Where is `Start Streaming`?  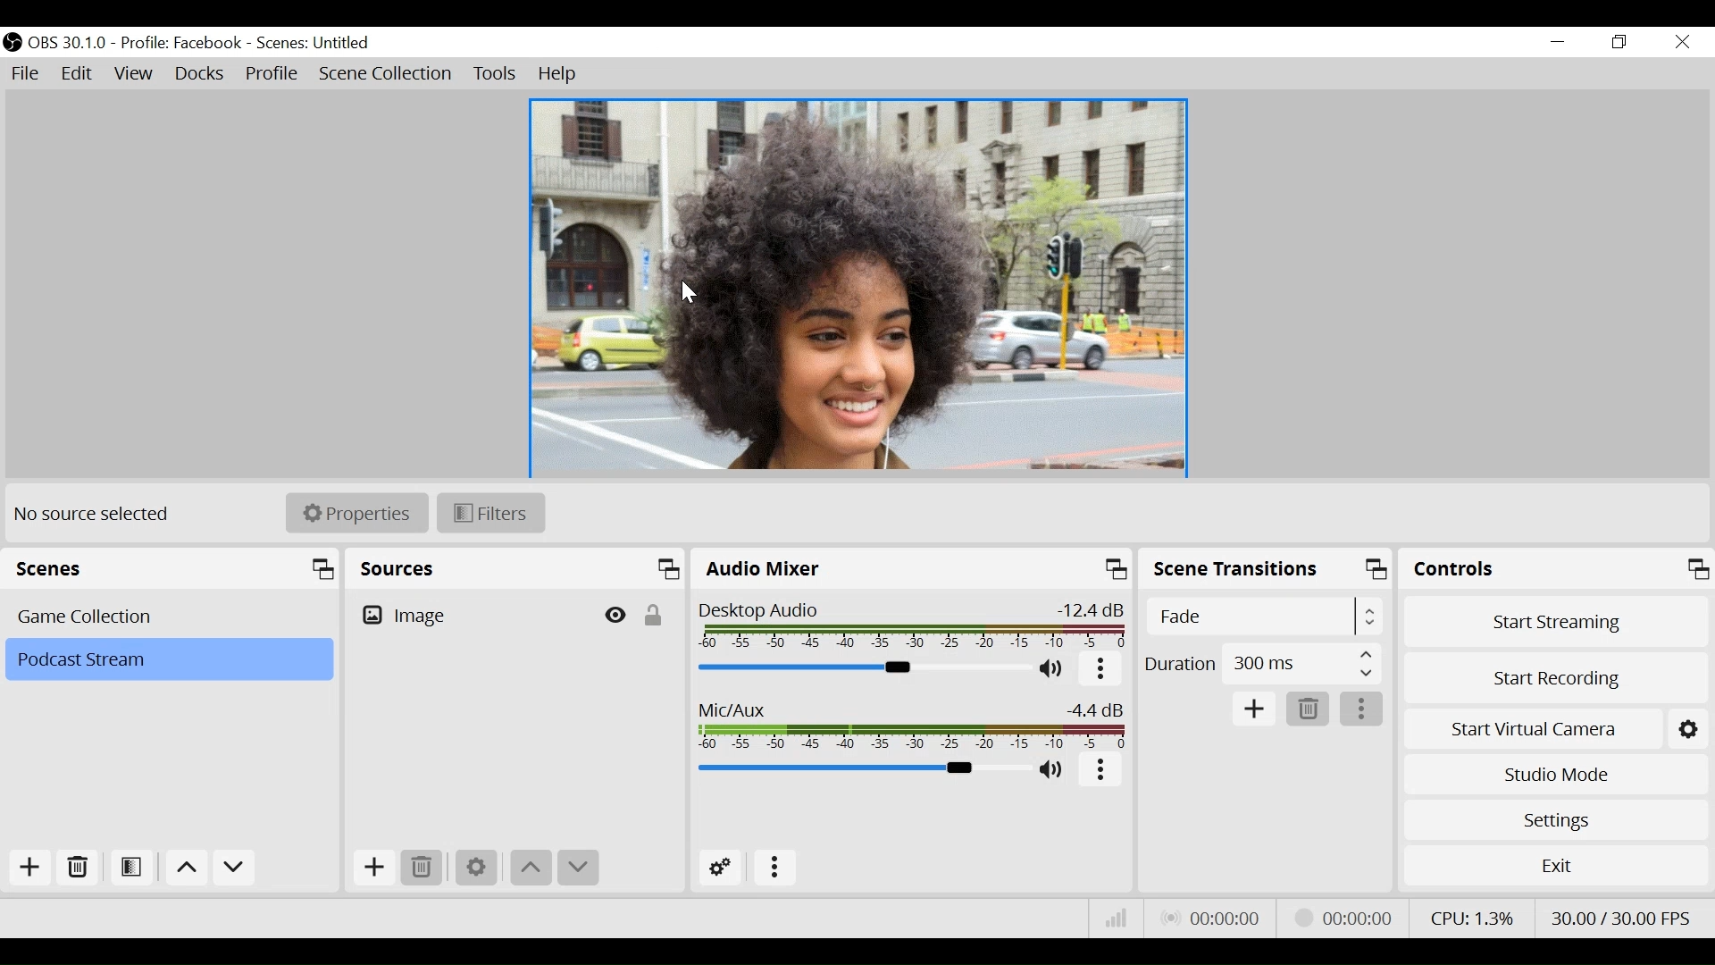
Start Streaming is located at coordinates (1555, 620).